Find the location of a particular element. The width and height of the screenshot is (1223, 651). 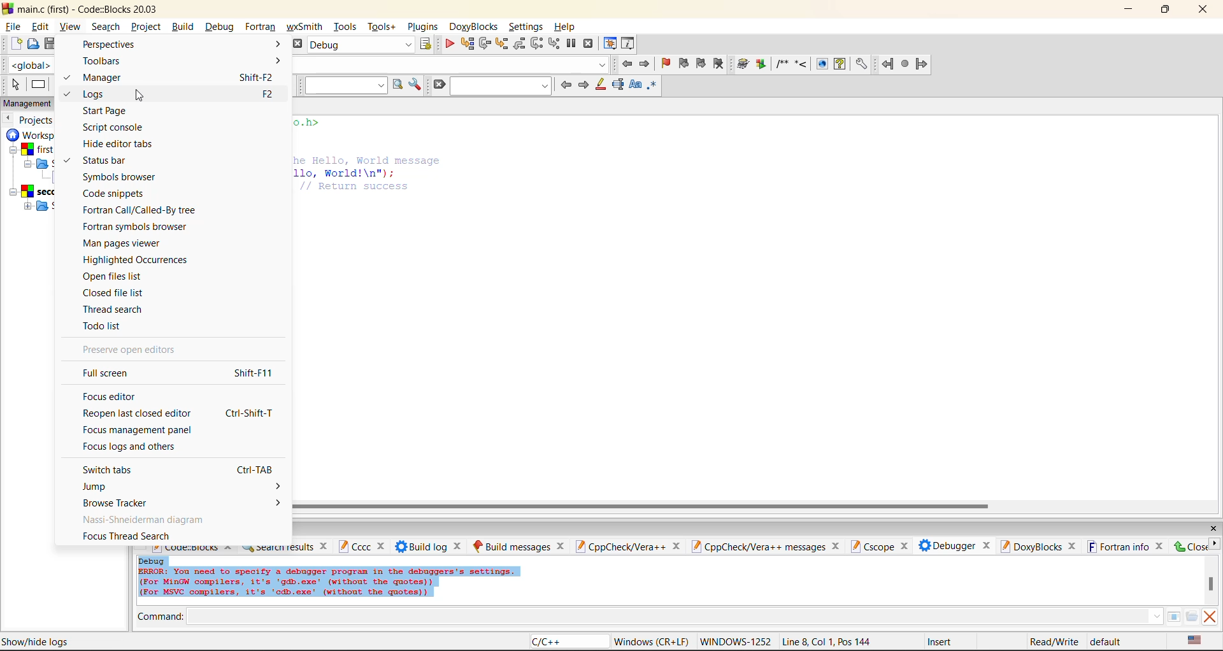

search results is located at coordinates (285, 550).